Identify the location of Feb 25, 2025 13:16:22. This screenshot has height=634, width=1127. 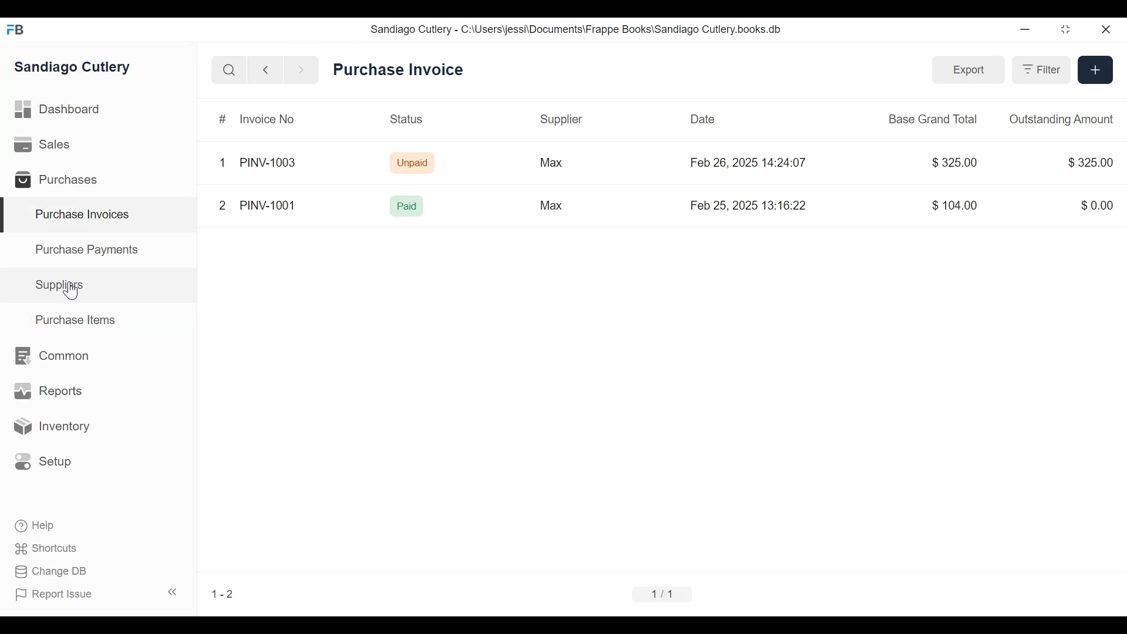
(749, 207).